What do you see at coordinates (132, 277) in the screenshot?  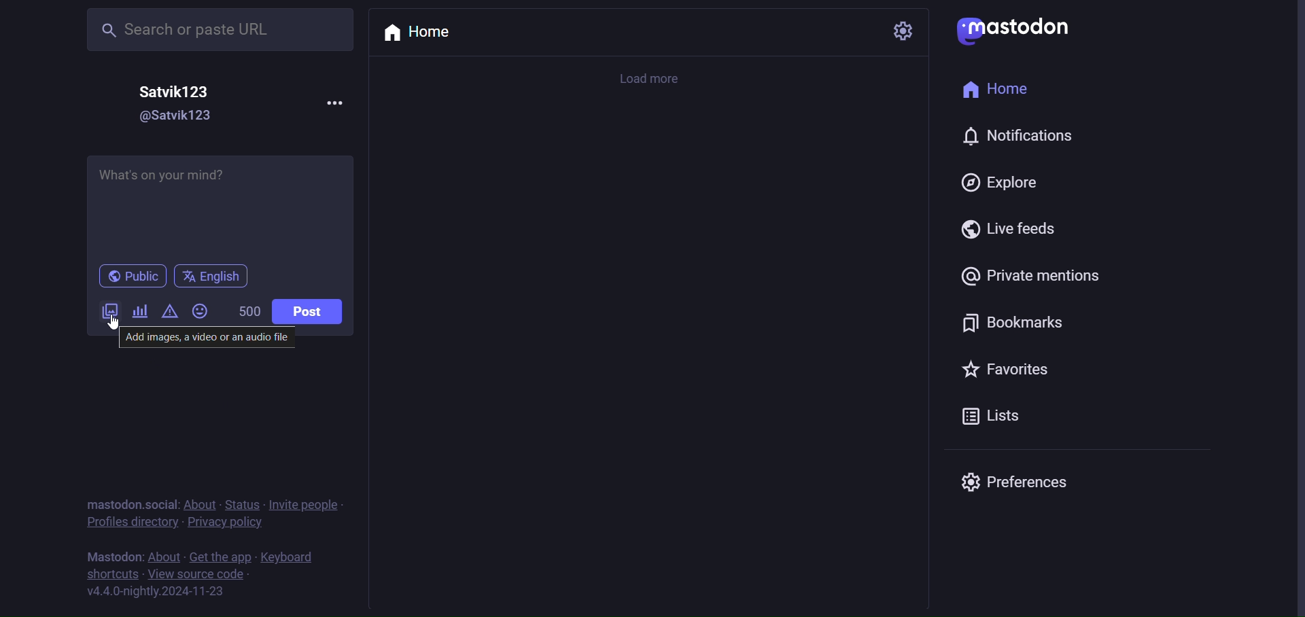 I see `public` at bounding box center [132, 277].